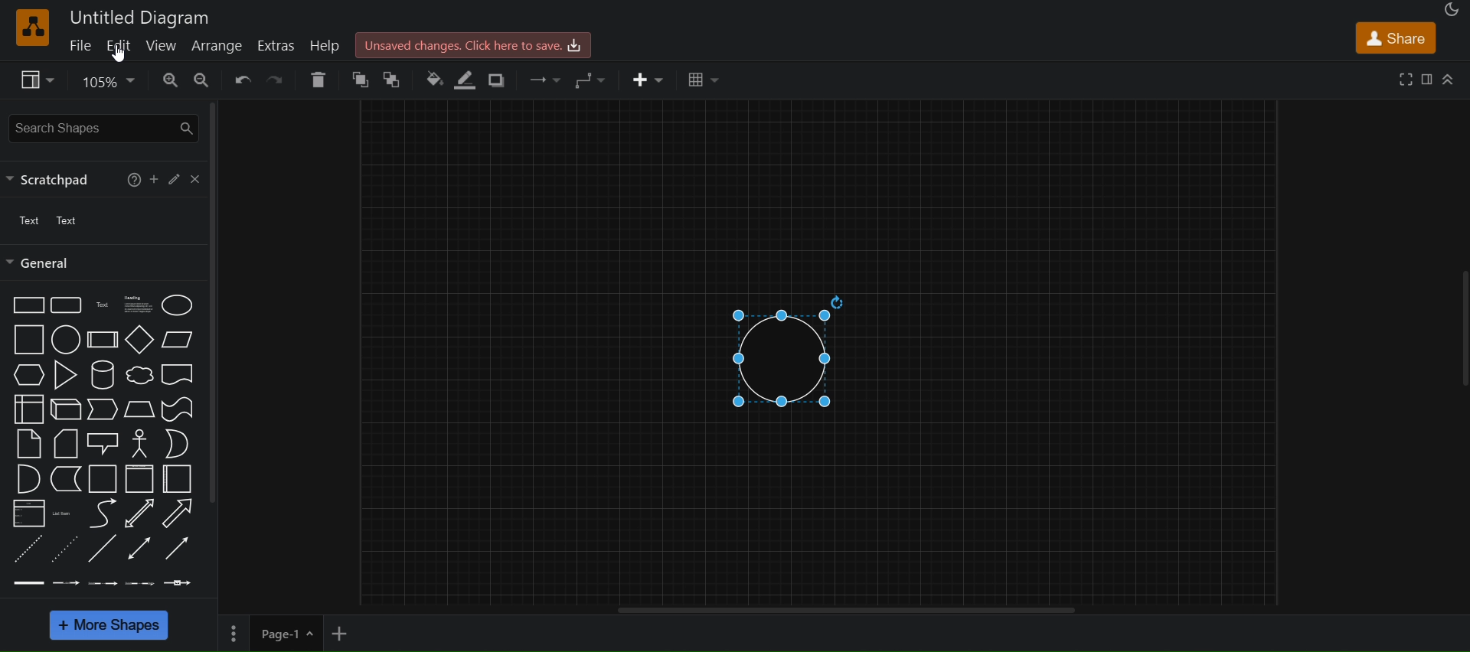 The width and height of the screenshot is (1470, 652). Describe the element at coordinates (26, 549) in the screenshot. I see `dashed line` at that location.